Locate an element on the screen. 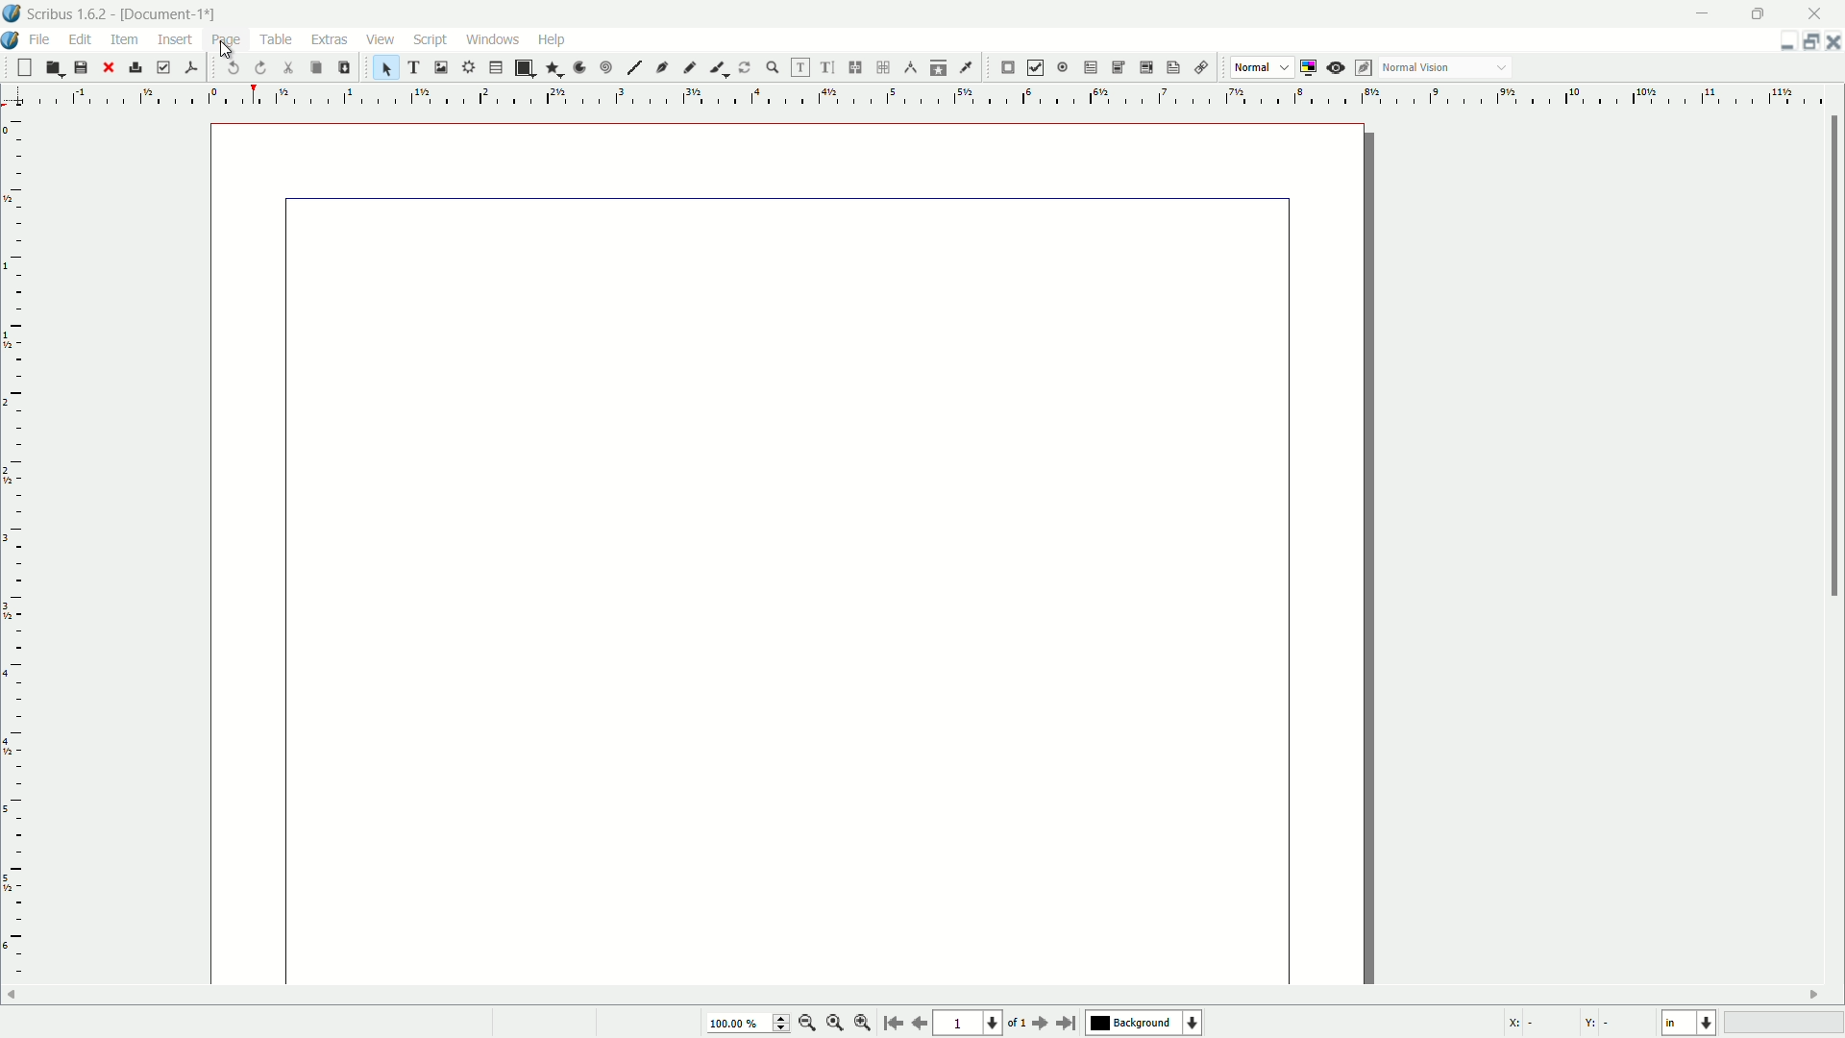  edit menu is located at coordinates (84, 38).